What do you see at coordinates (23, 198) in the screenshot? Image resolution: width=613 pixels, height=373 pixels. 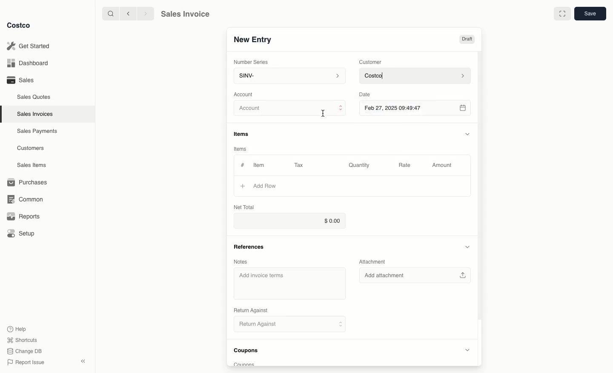 I see `Common` at bounding box center [23, 198].